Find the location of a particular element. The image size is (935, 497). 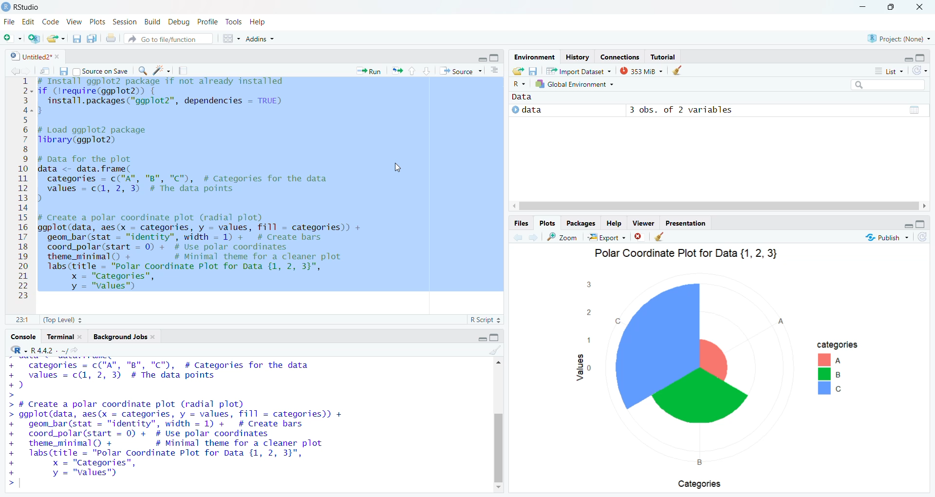

Source  is located at coordinates (460, 71).